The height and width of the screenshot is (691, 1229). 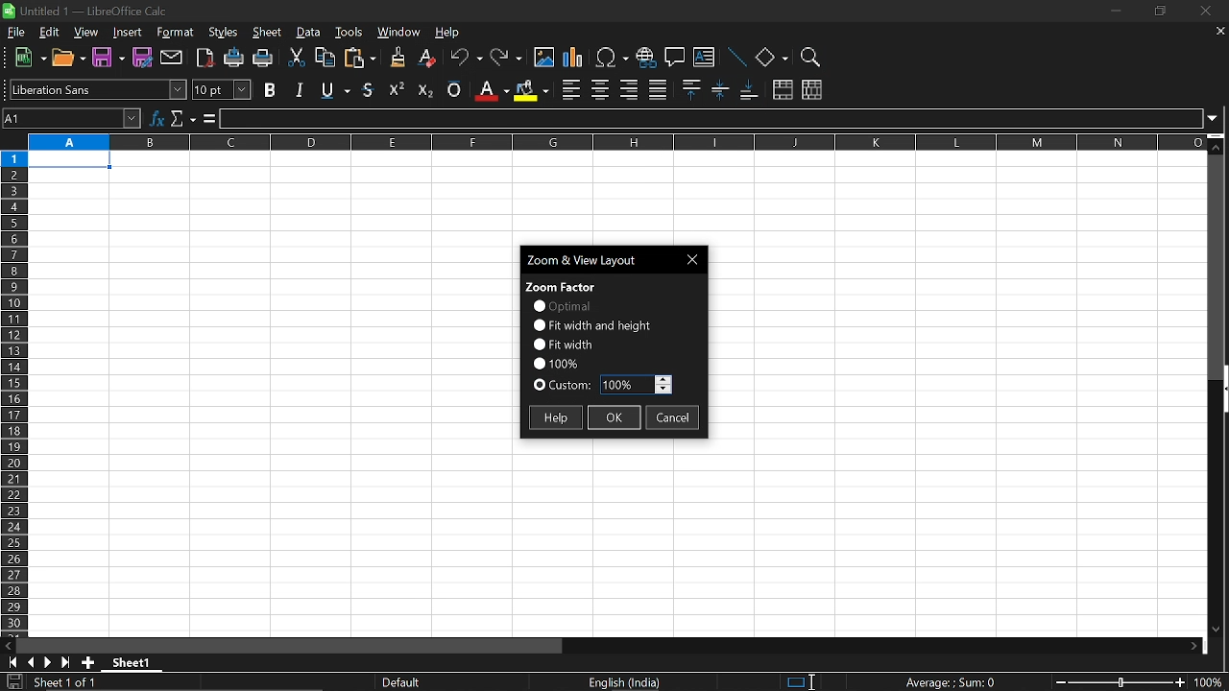 What do you see at coordinates (67, 663) in the screenshot?
I see `go to last page` at bounding box center [67, 663].